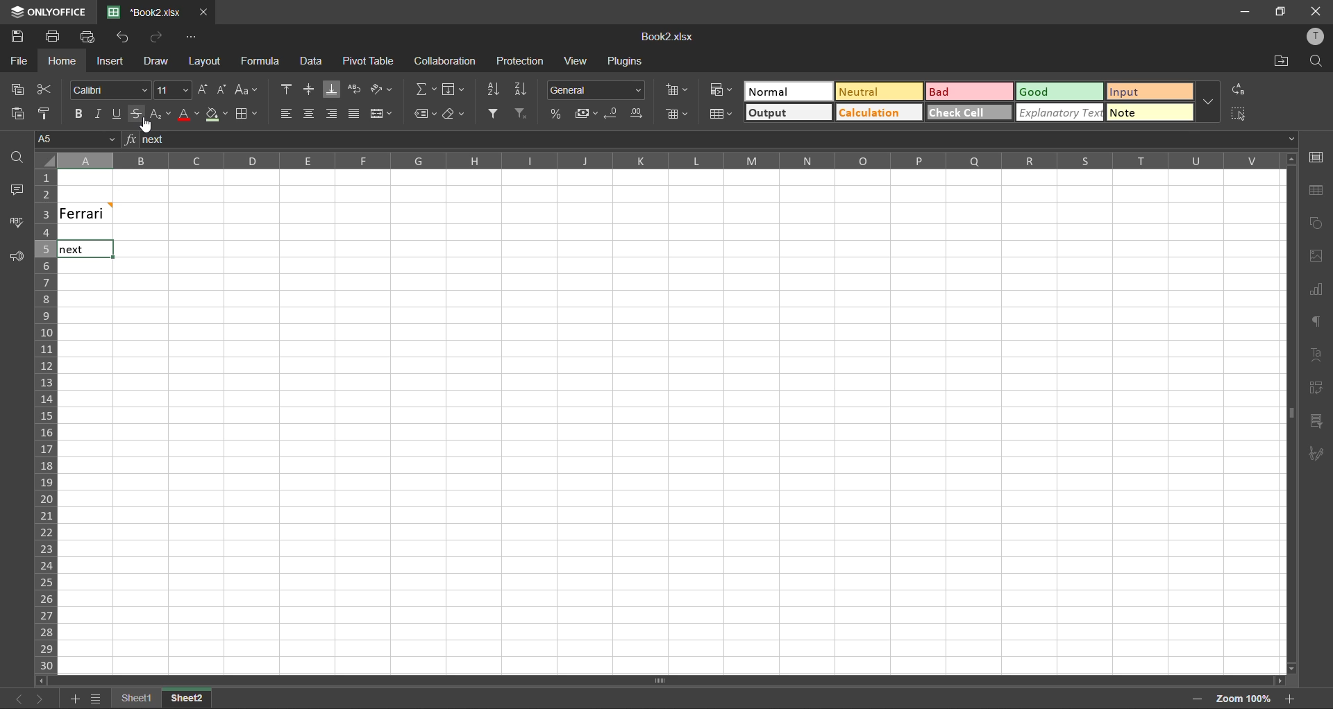  What do you see at coordinates (354, 114) in the screenshot?
I see `justified` at bounding box center [354, 114].